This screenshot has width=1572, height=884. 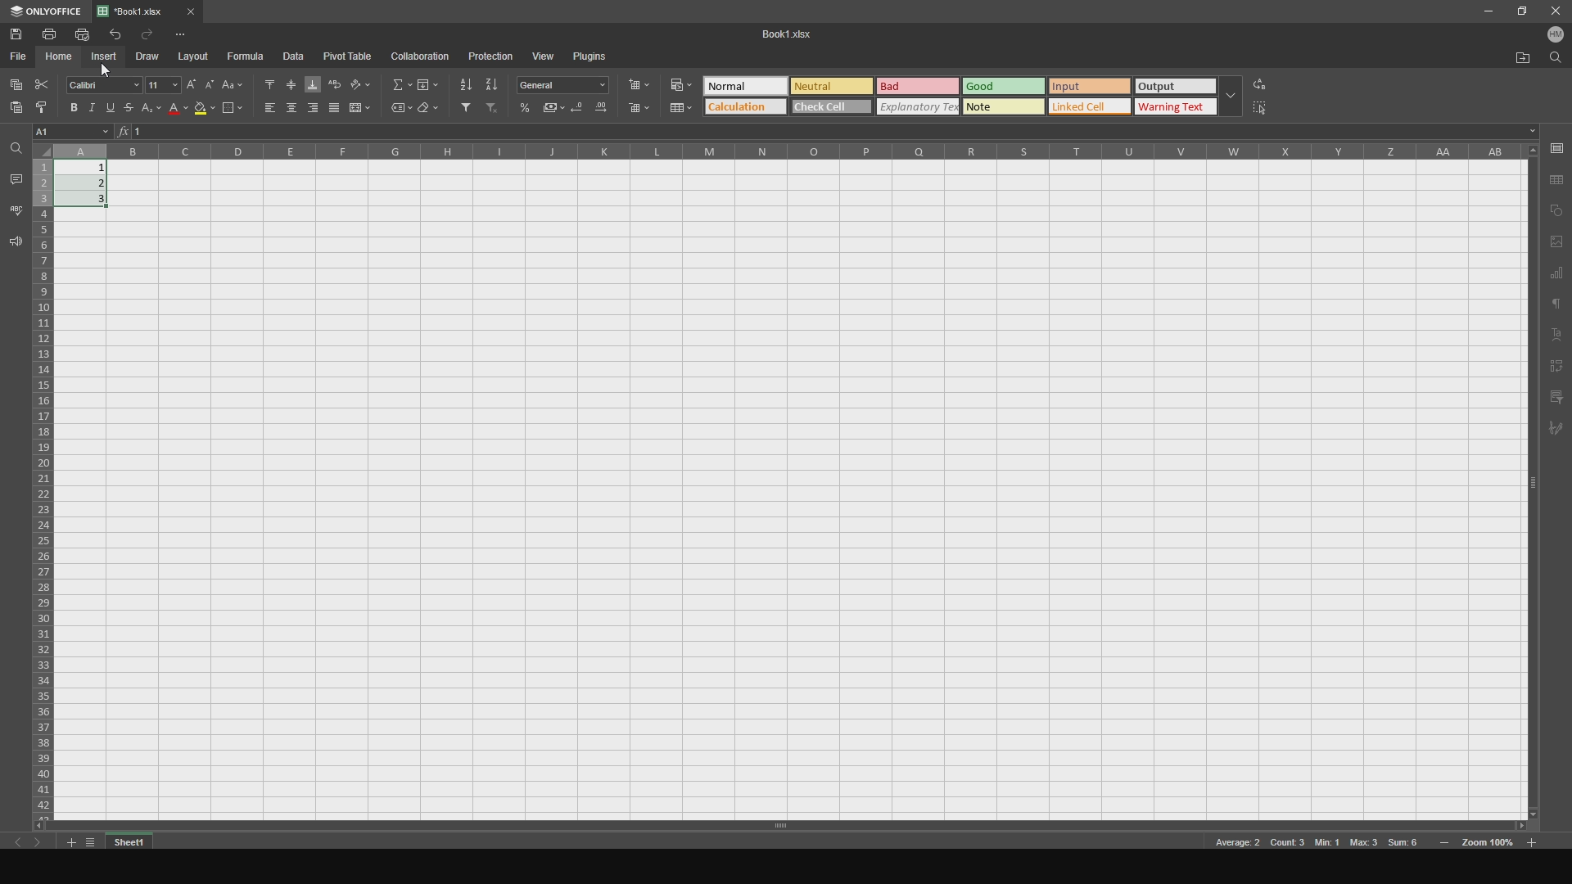 What do you see at coordinates (1533, 495) in the screenshot?
I see `vertical slider` at bounding box center [1533, 495].